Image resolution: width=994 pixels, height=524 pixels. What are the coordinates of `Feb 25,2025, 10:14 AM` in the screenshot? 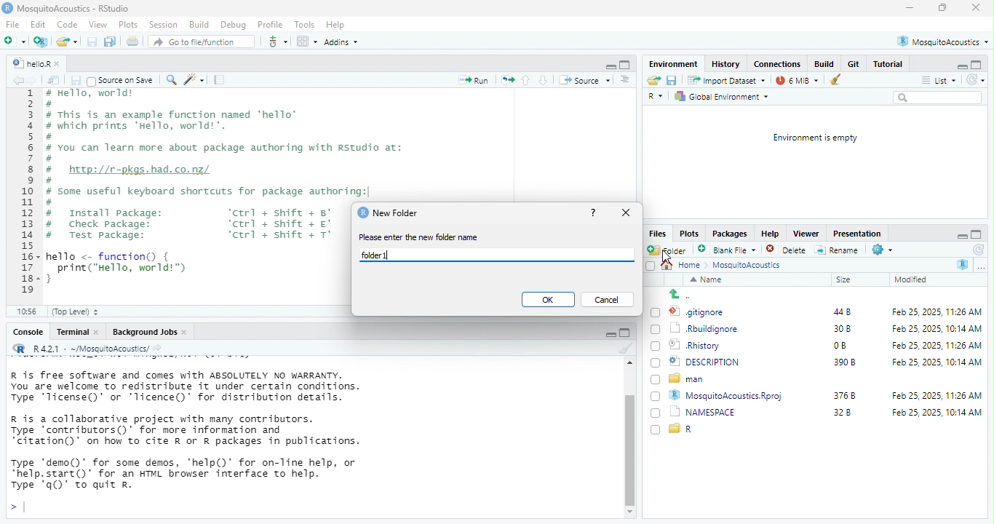 It's located at (938, 415).